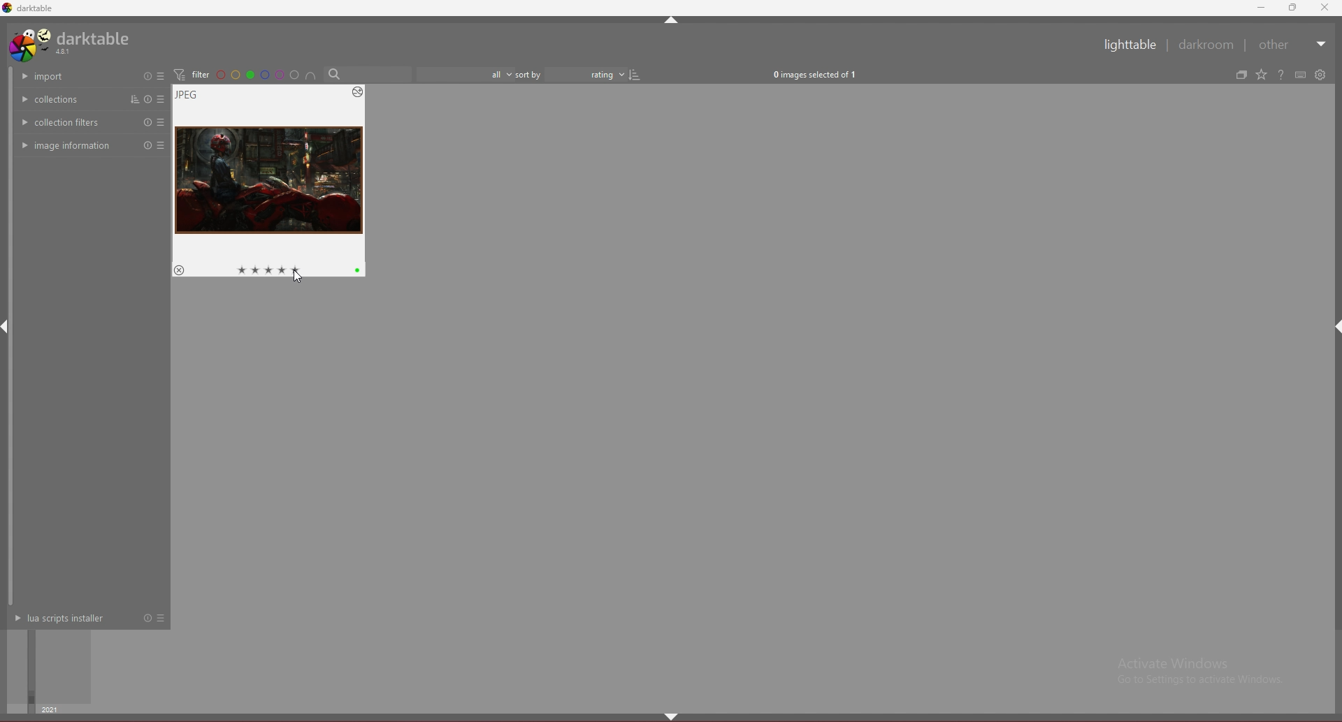  Describe the element at coordinates (1341, 326) in the screenshot. I see `hide` at that location.